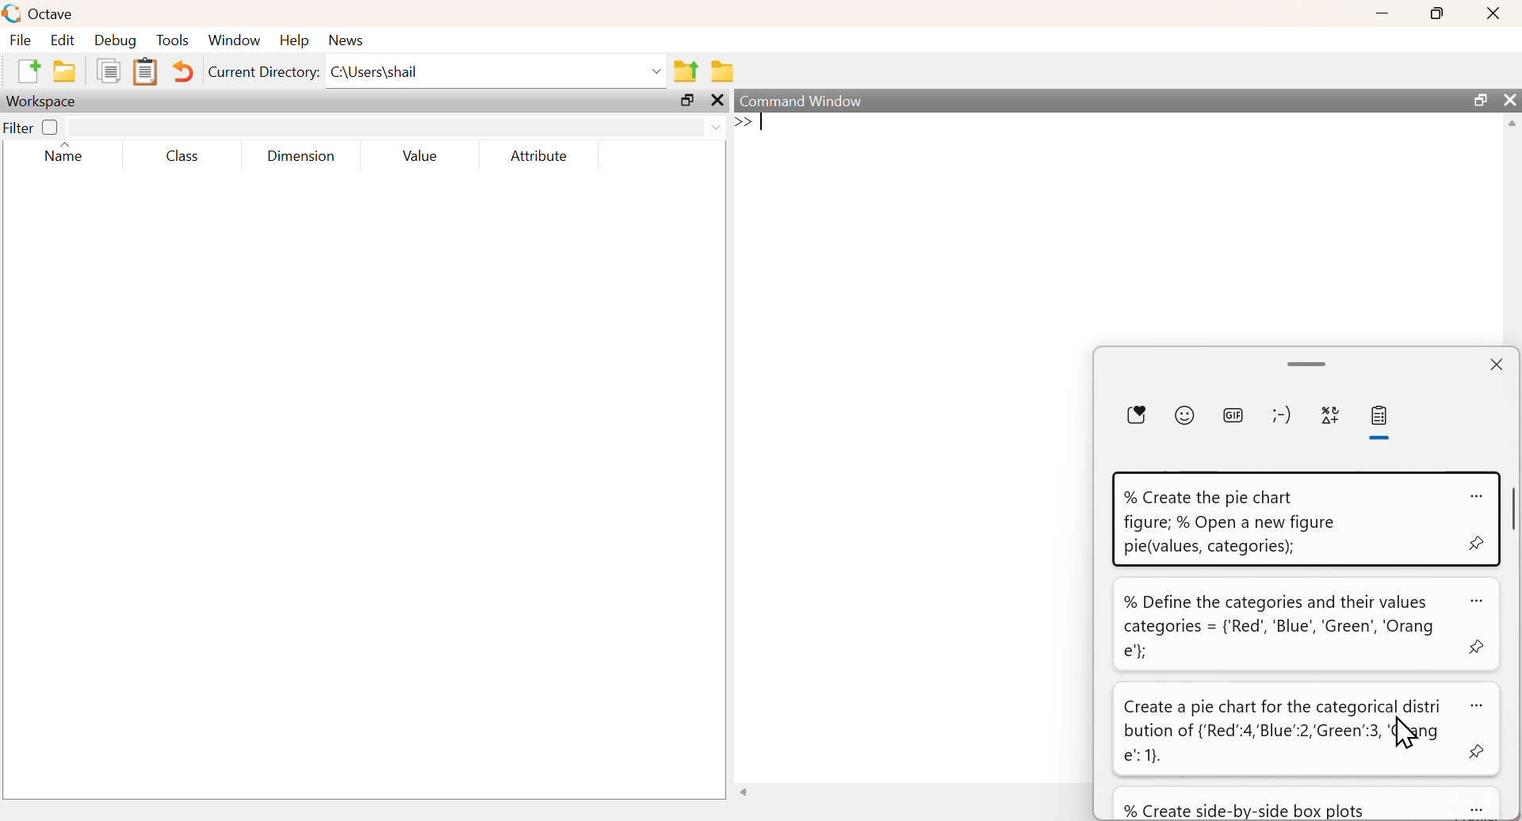  I want to click on Create a pie chart for the categorical distri
bution of {'Red":4,'Blue":2,'Green":3, Png
e" 1}., so click(1284, 733).